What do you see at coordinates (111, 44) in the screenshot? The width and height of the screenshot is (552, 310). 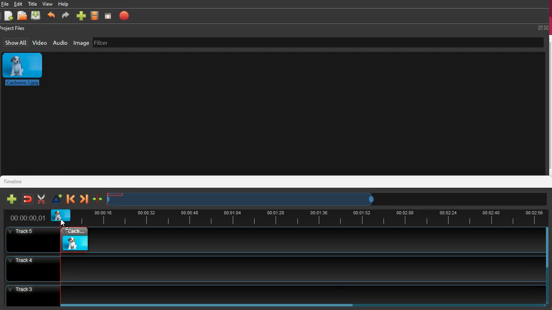 I see `filter` at bounding box center [111, 44].